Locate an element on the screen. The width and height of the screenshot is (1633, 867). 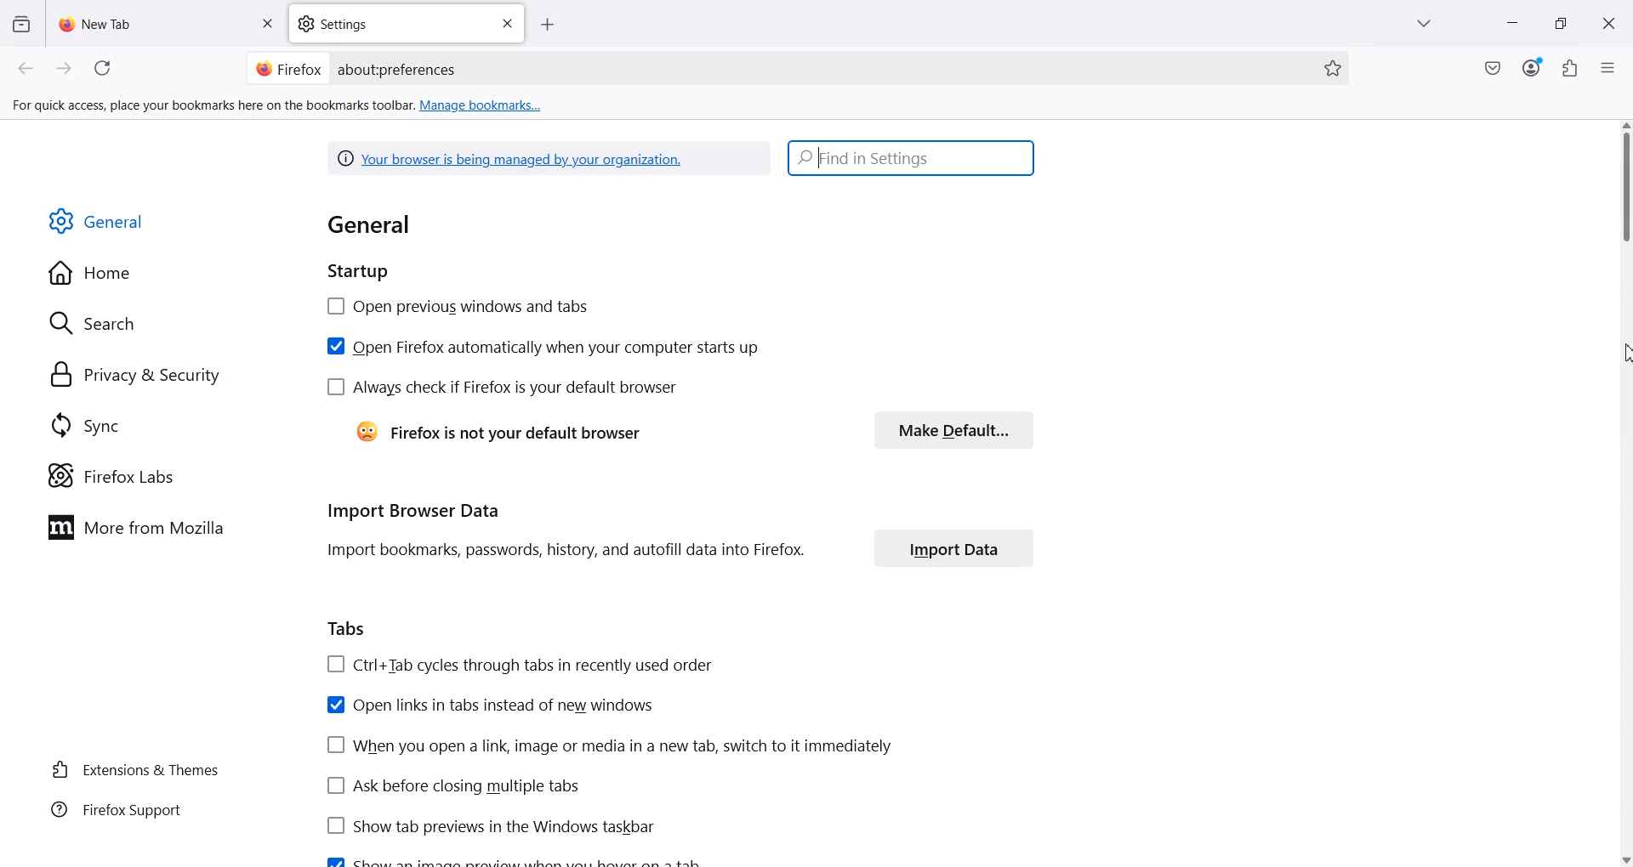
89 Extensions & Themes is located at coordinates (134, 769).